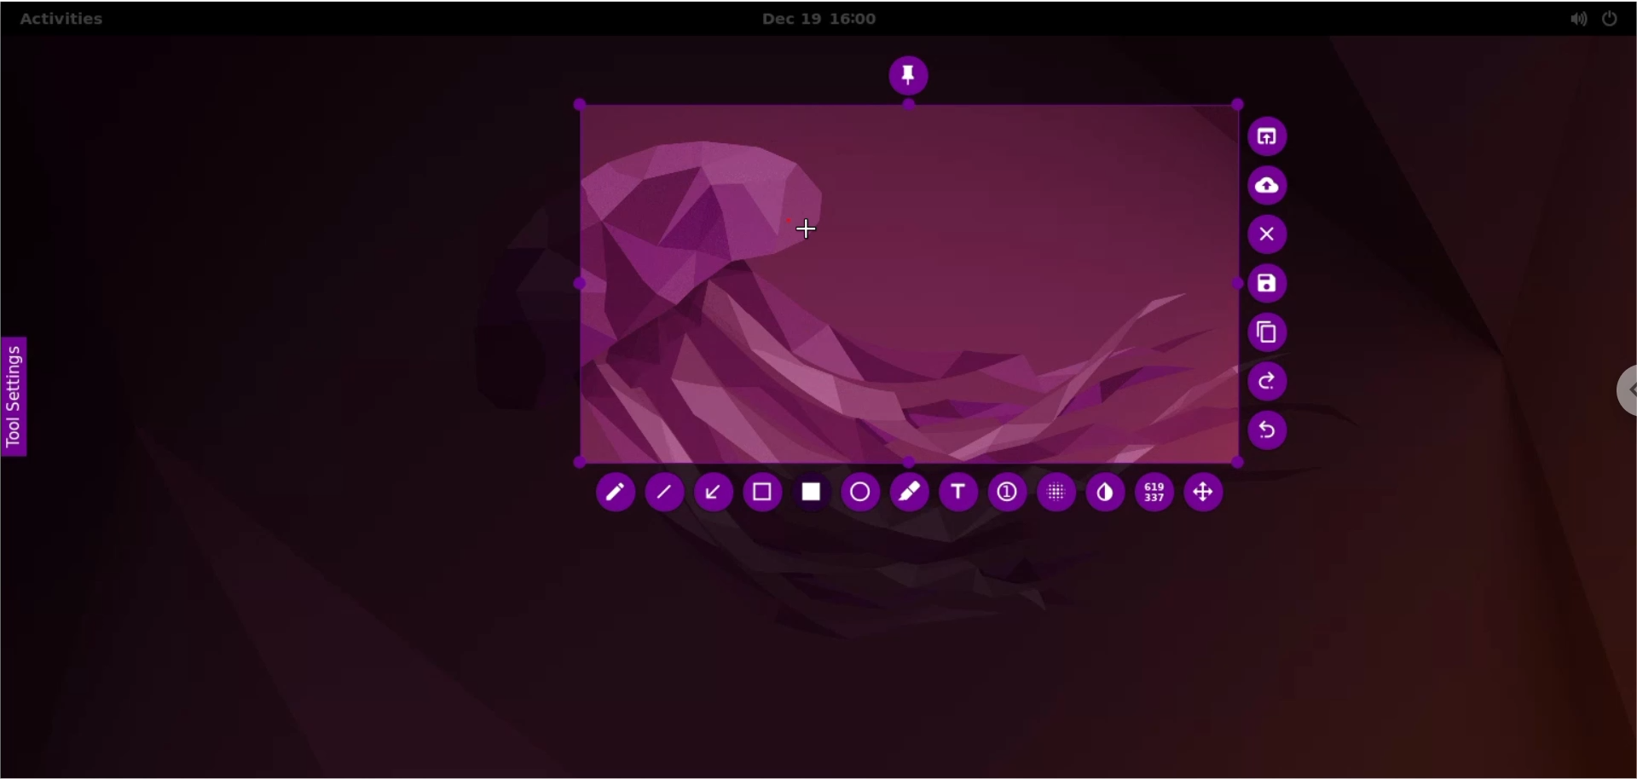  Describe the element at coordinates (909, 493) in the screenshot. I see `marker tool` at that location.